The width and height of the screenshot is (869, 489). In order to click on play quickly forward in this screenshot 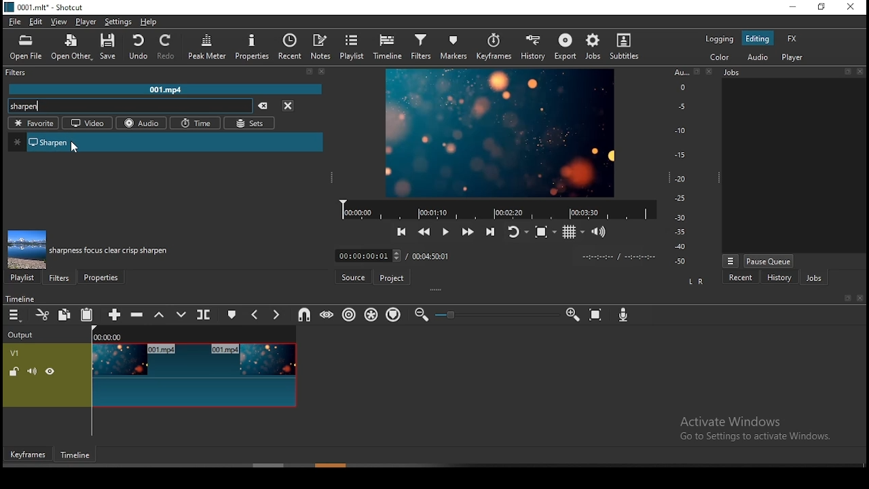, I will do `click(468, 230)`.